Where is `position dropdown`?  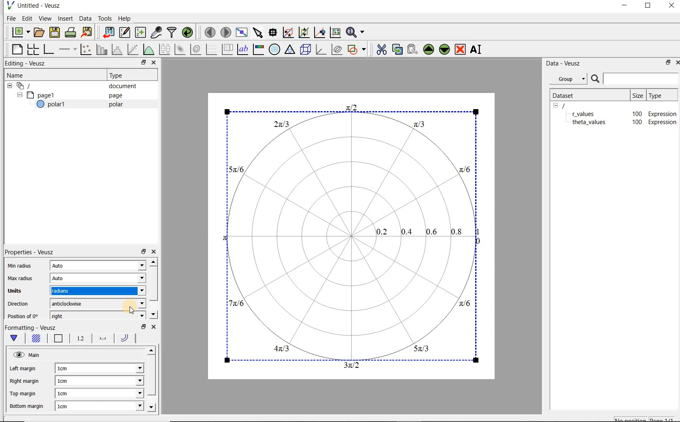
position dropdown is located at coordinates (131, 316).